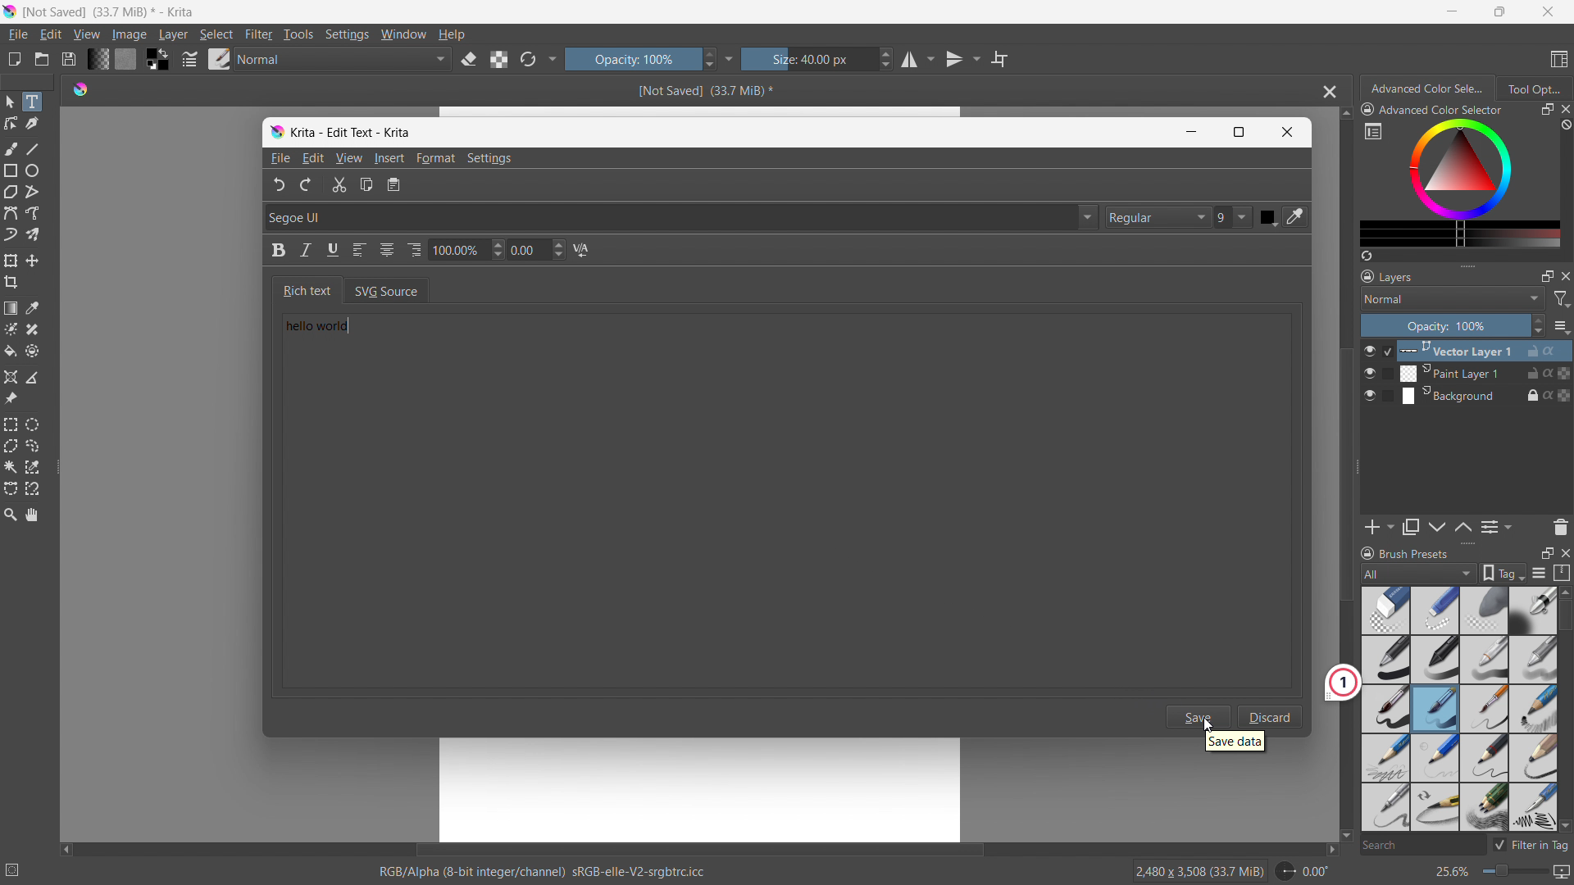  Describe the element at coordinates (1429, 88) in the screenshot. I see `advanced color selection` at that location.